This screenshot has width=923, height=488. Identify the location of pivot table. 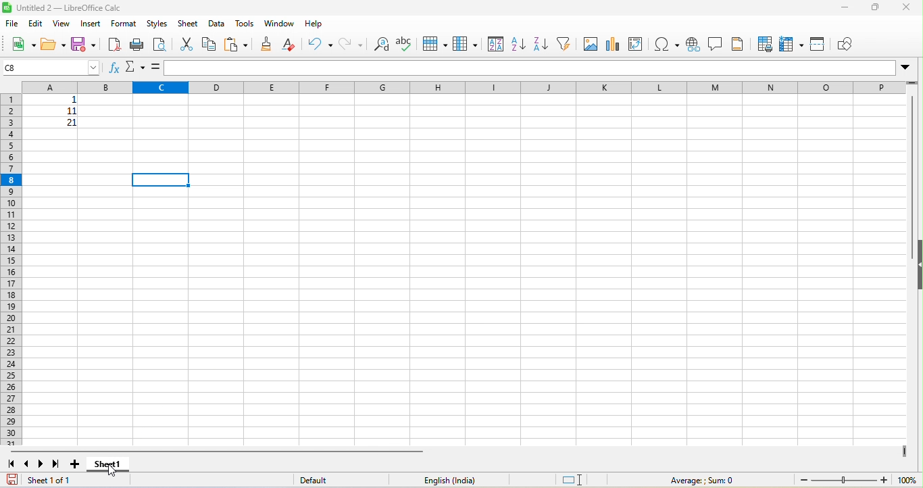
(637, 43).